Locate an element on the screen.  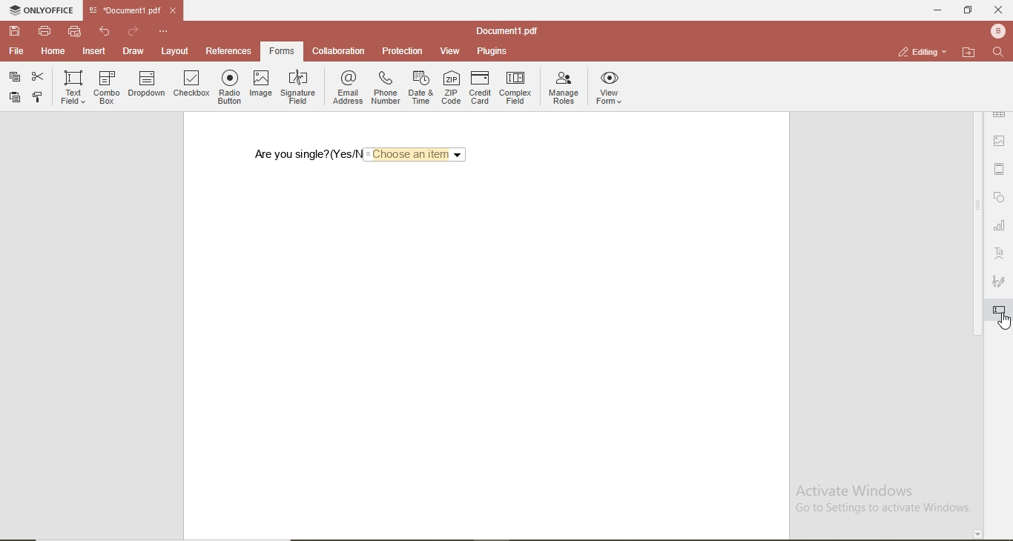
dropdown is located at coordinates (416, 153).